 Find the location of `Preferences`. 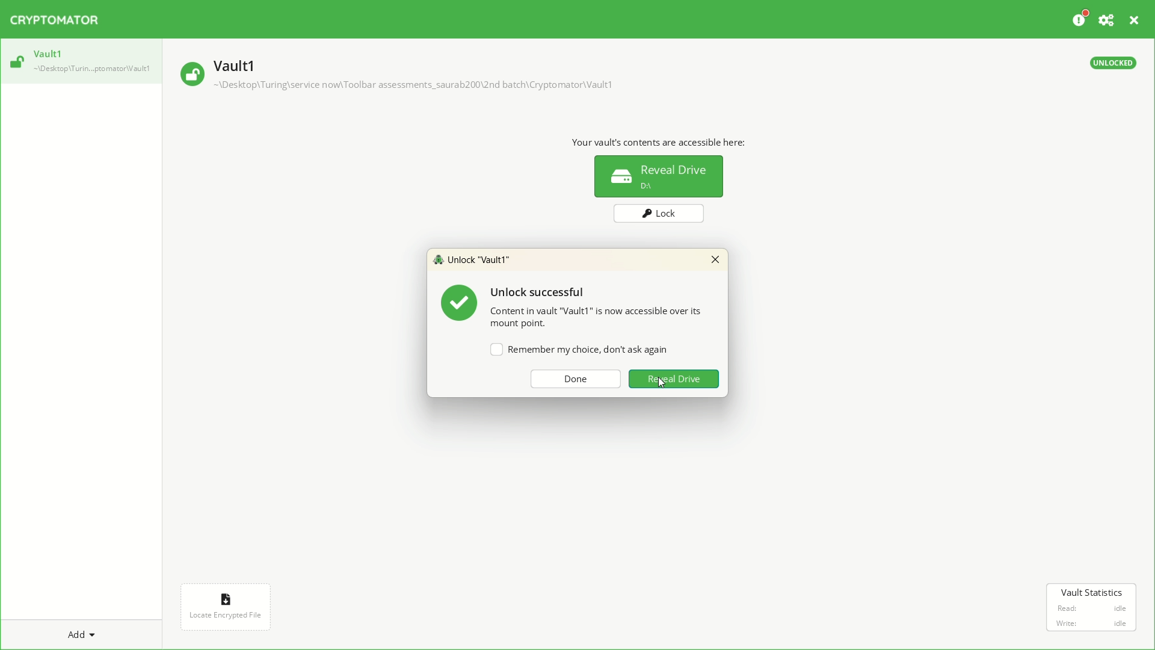

Preferences is located at coordinates (1109, 22).